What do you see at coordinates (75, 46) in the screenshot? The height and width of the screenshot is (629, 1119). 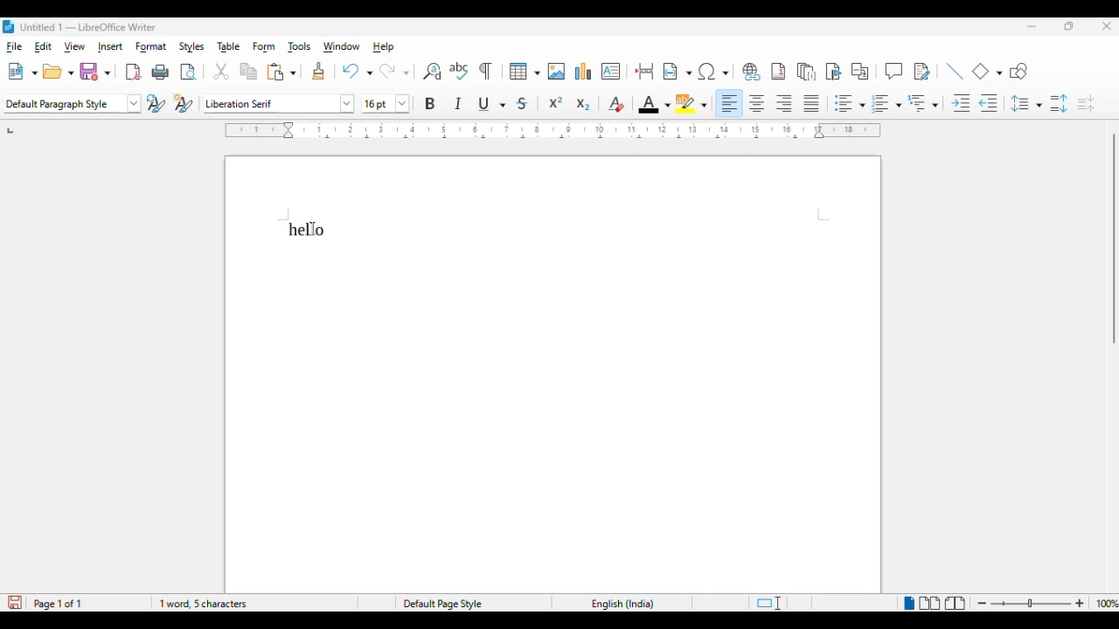 I see `view` at bounding box center [75, 46].